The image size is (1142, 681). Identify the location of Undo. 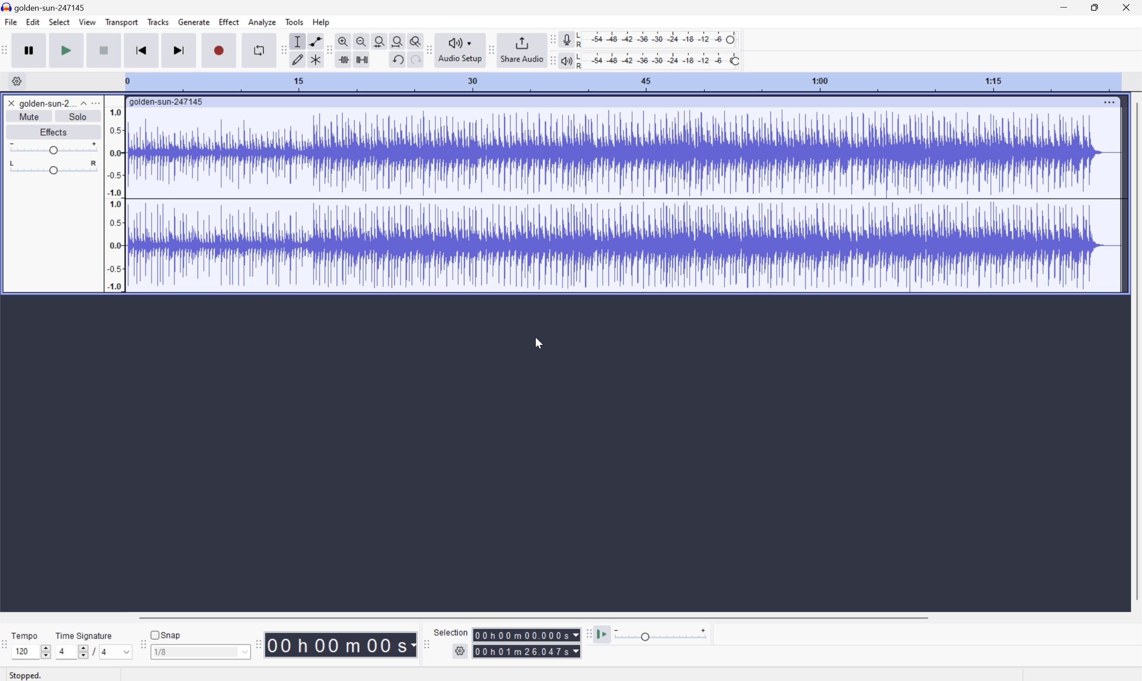
(399, 59).